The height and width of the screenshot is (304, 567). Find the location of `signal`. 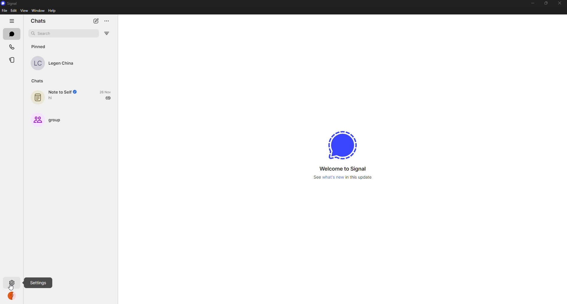

signal is located at coordinates (343, 145).